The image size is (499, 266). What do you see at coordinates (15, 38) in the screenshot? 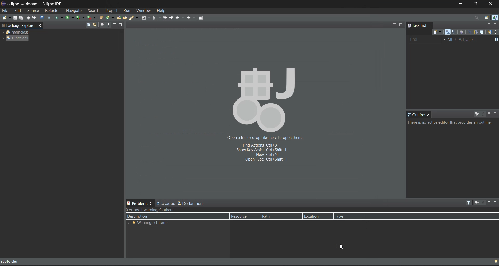
I see `subfolder` at bounding box center [15, 38].